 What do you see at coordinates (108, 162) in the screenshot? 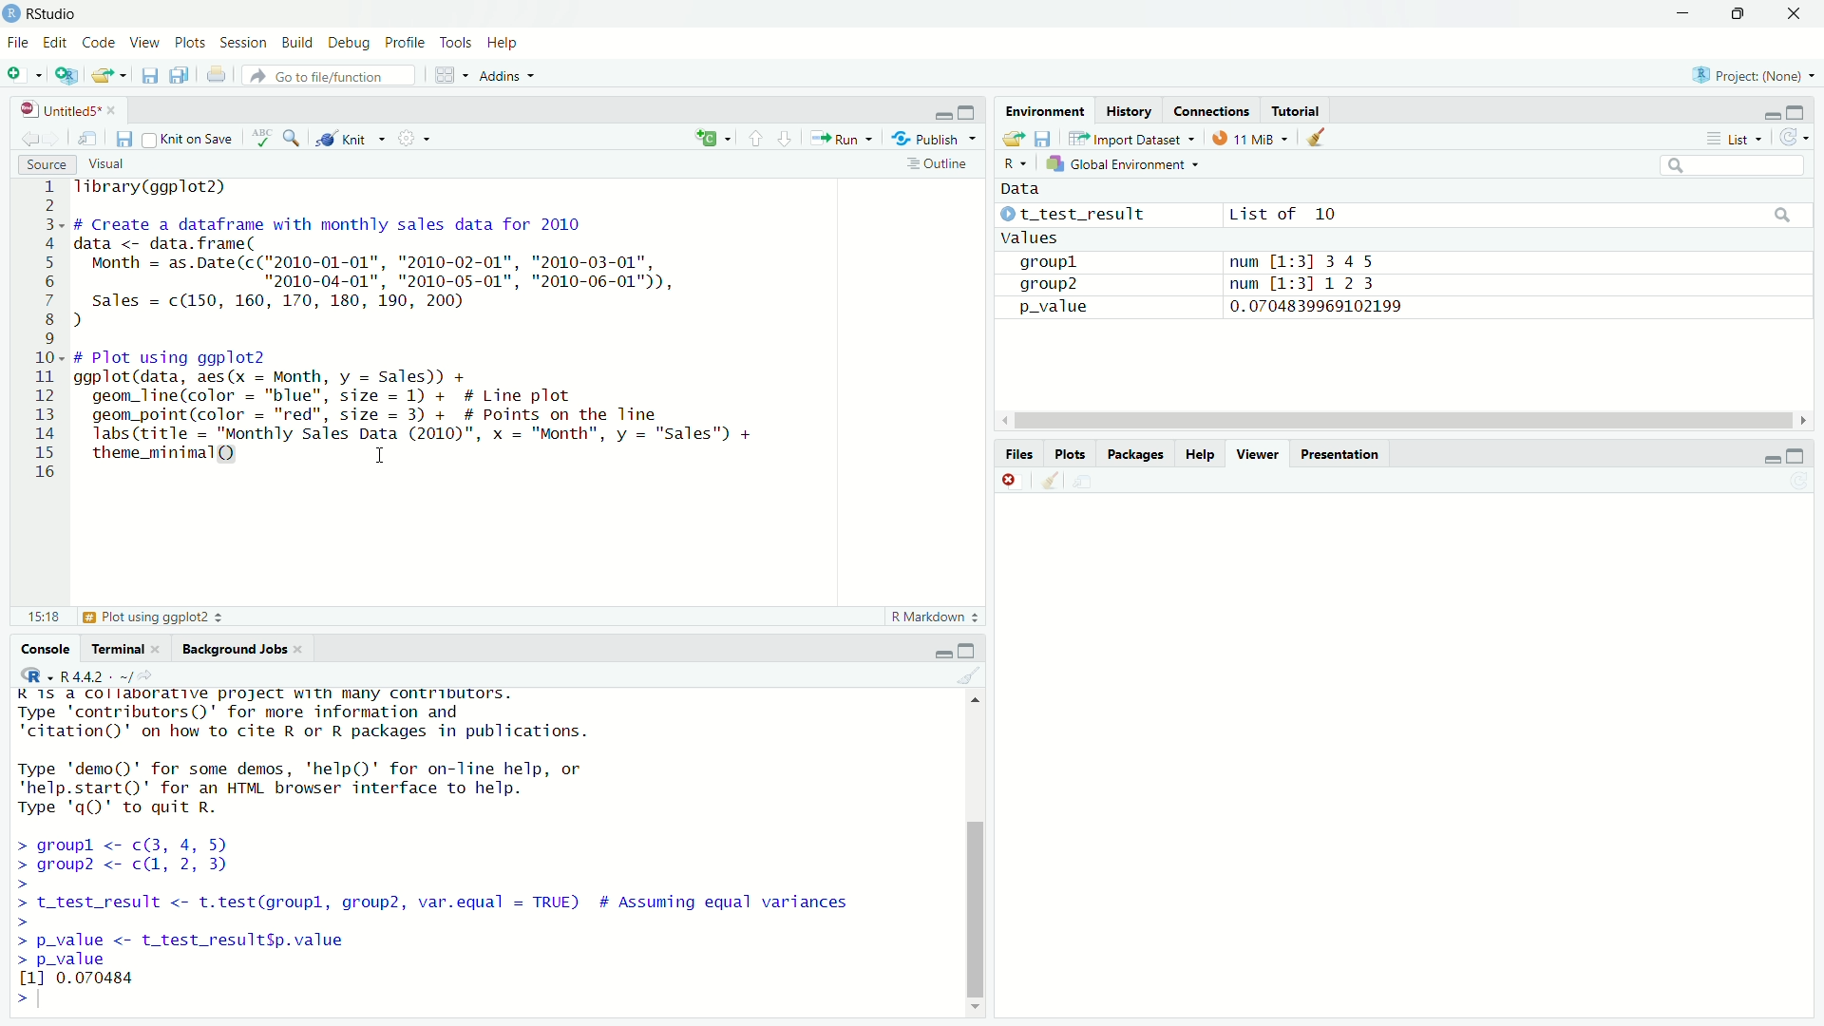
I see `Visual` at bounding box center [108, 162].